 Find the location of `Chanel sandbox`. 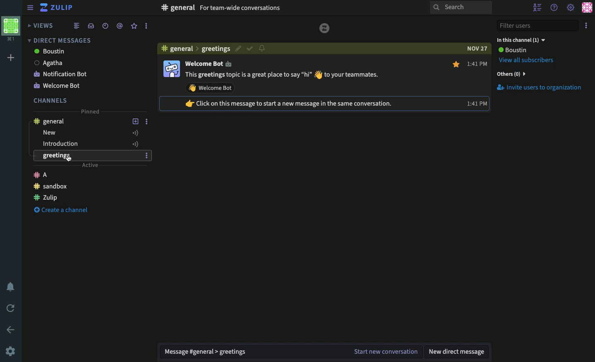

Chanel sandbox is located at coordinates (87, 187).